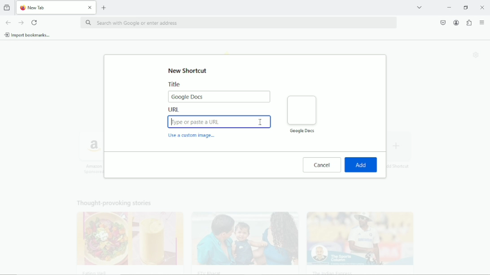  I want to click on reload current page, so click(35, 22).